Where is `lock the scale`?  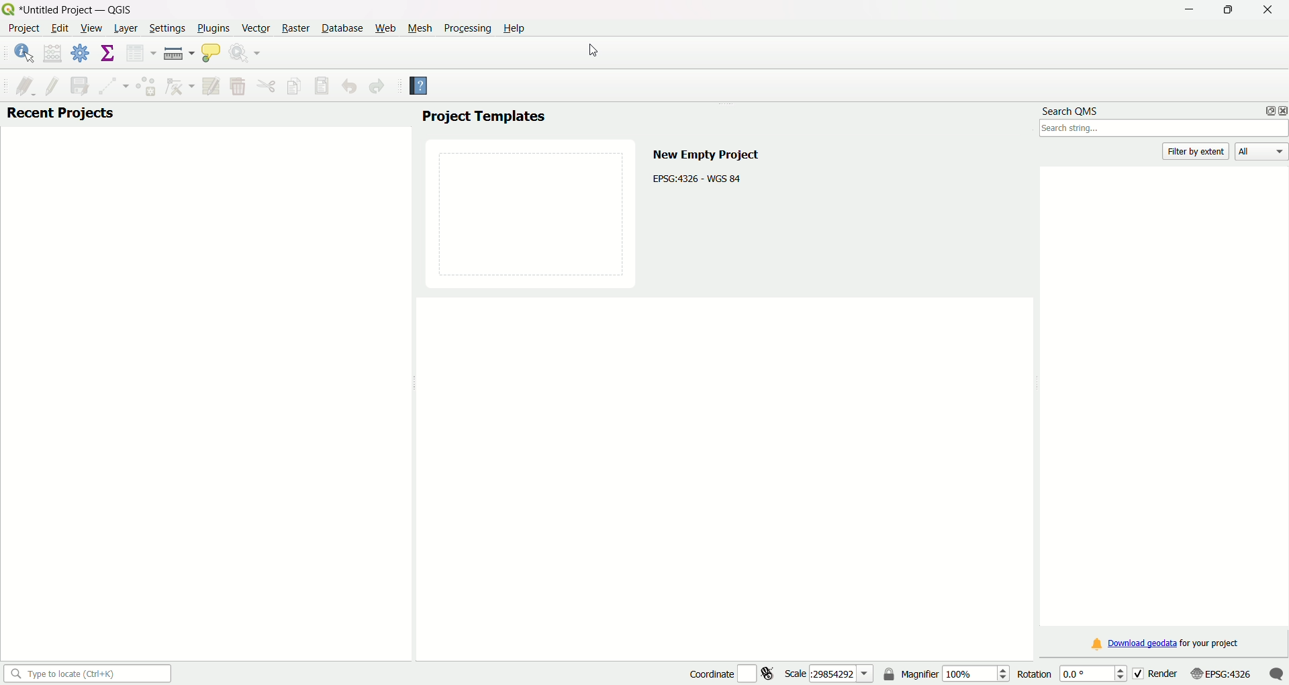
lock the scale is located at coordinates (890, 675).